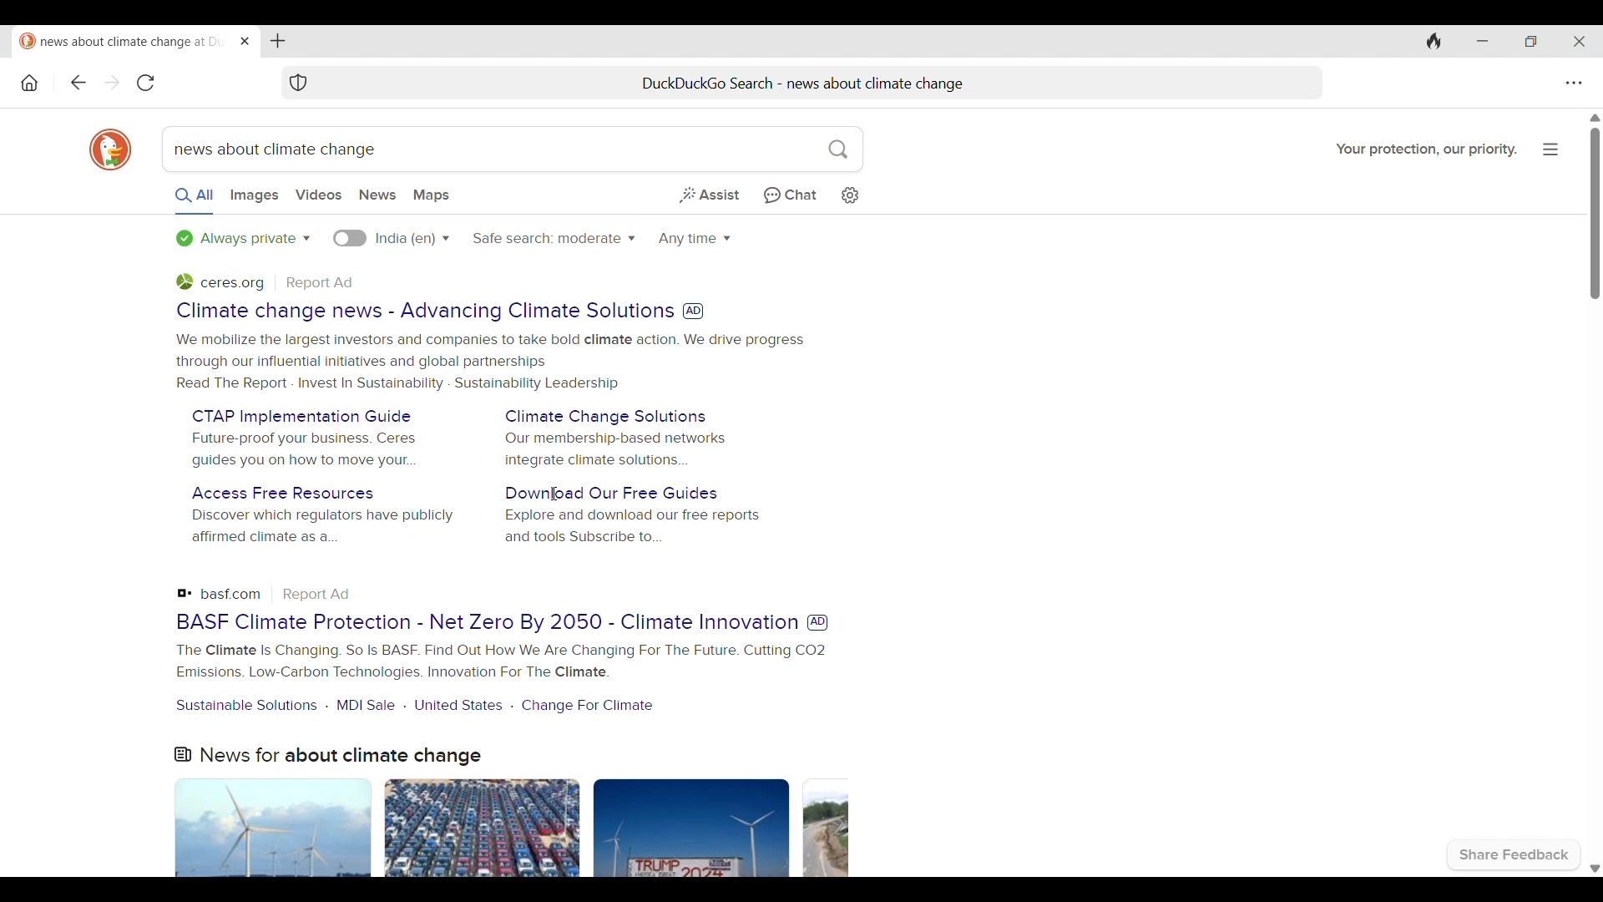 This screenshot has height=902, width=1603. What do you see at coordinates (513, 828) in the screenshot?
I see `Image results` at bounding box center [513, 828].